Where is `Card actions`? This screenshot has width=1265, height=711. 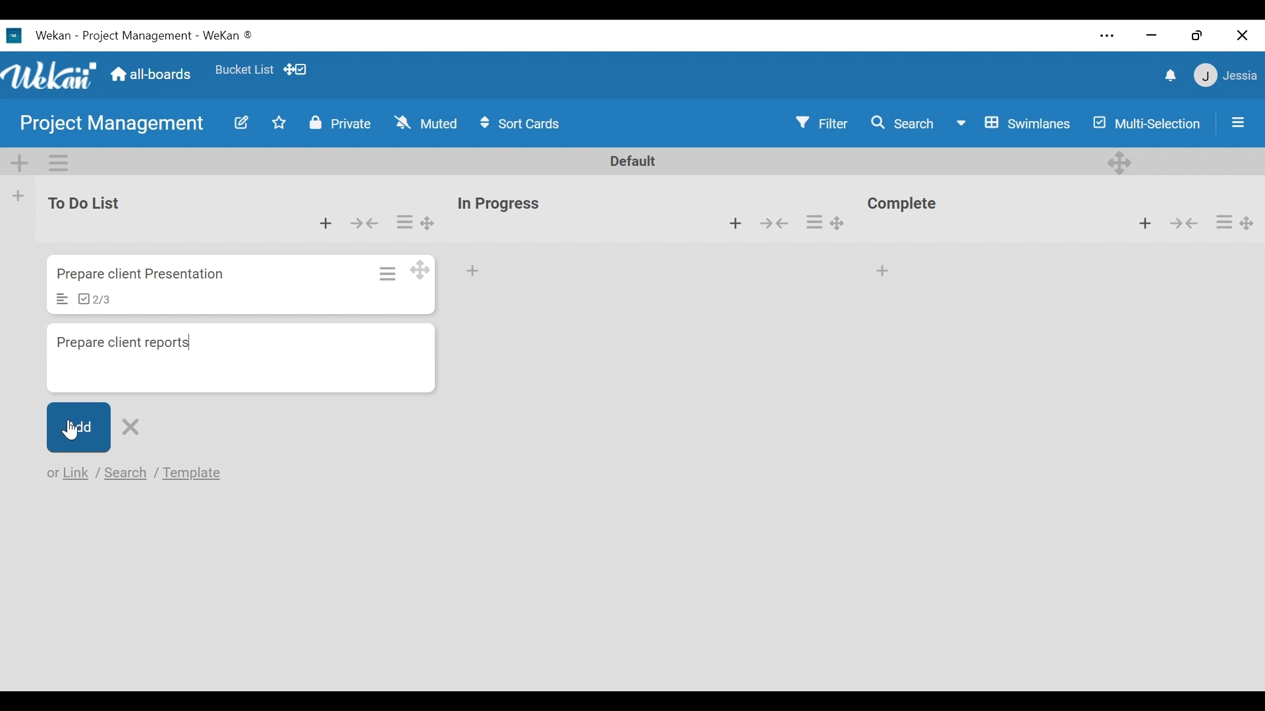 Card actions is located at coordinates (405, 221).